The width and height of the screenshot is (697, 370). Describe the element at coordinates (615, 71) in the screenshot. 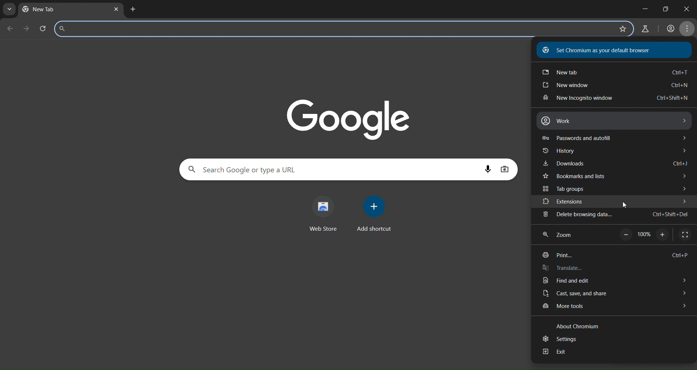

I see `new tab` at that location.